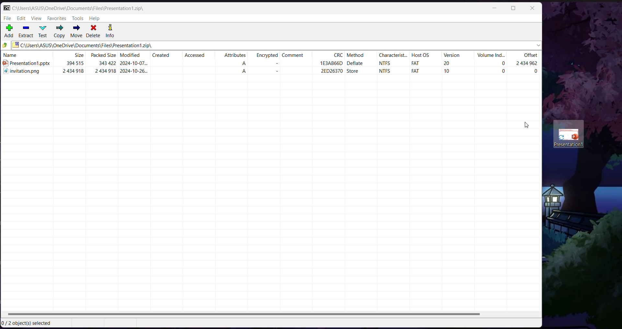 The height and width of the screenshot is (329, 622). I want to click on  2024-10-26..., so click(135, 72).